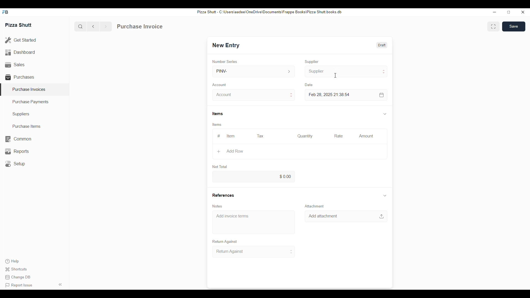 Image resolution: width=530 pixels, height=298 pixels. Describe the element at coordinates (220, 167) in the screenshot. I see `Net Total` at that location.